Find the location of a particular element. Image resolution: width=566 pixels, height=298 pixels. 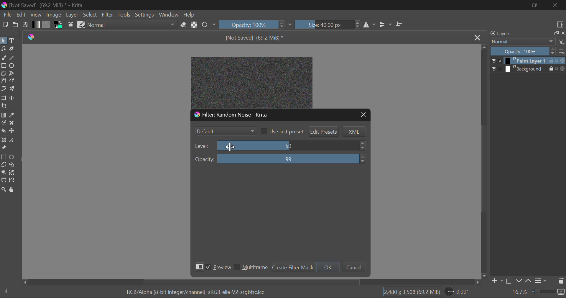

Copy Layer is located at coordinates (509, 280).